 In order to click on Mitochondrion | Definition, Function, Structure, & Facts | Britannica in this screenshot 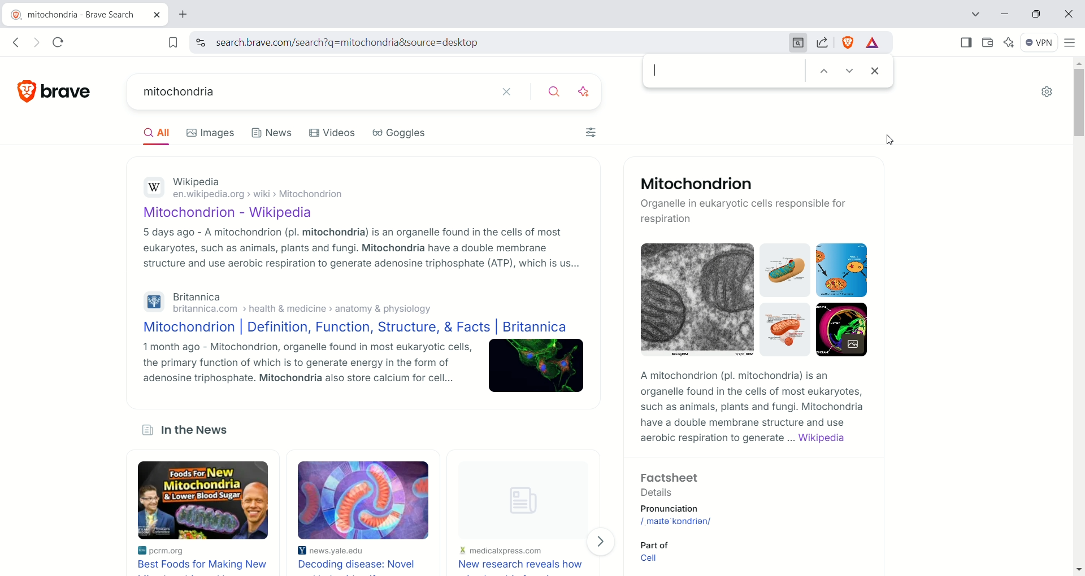, I will do `click(355, 326)`.